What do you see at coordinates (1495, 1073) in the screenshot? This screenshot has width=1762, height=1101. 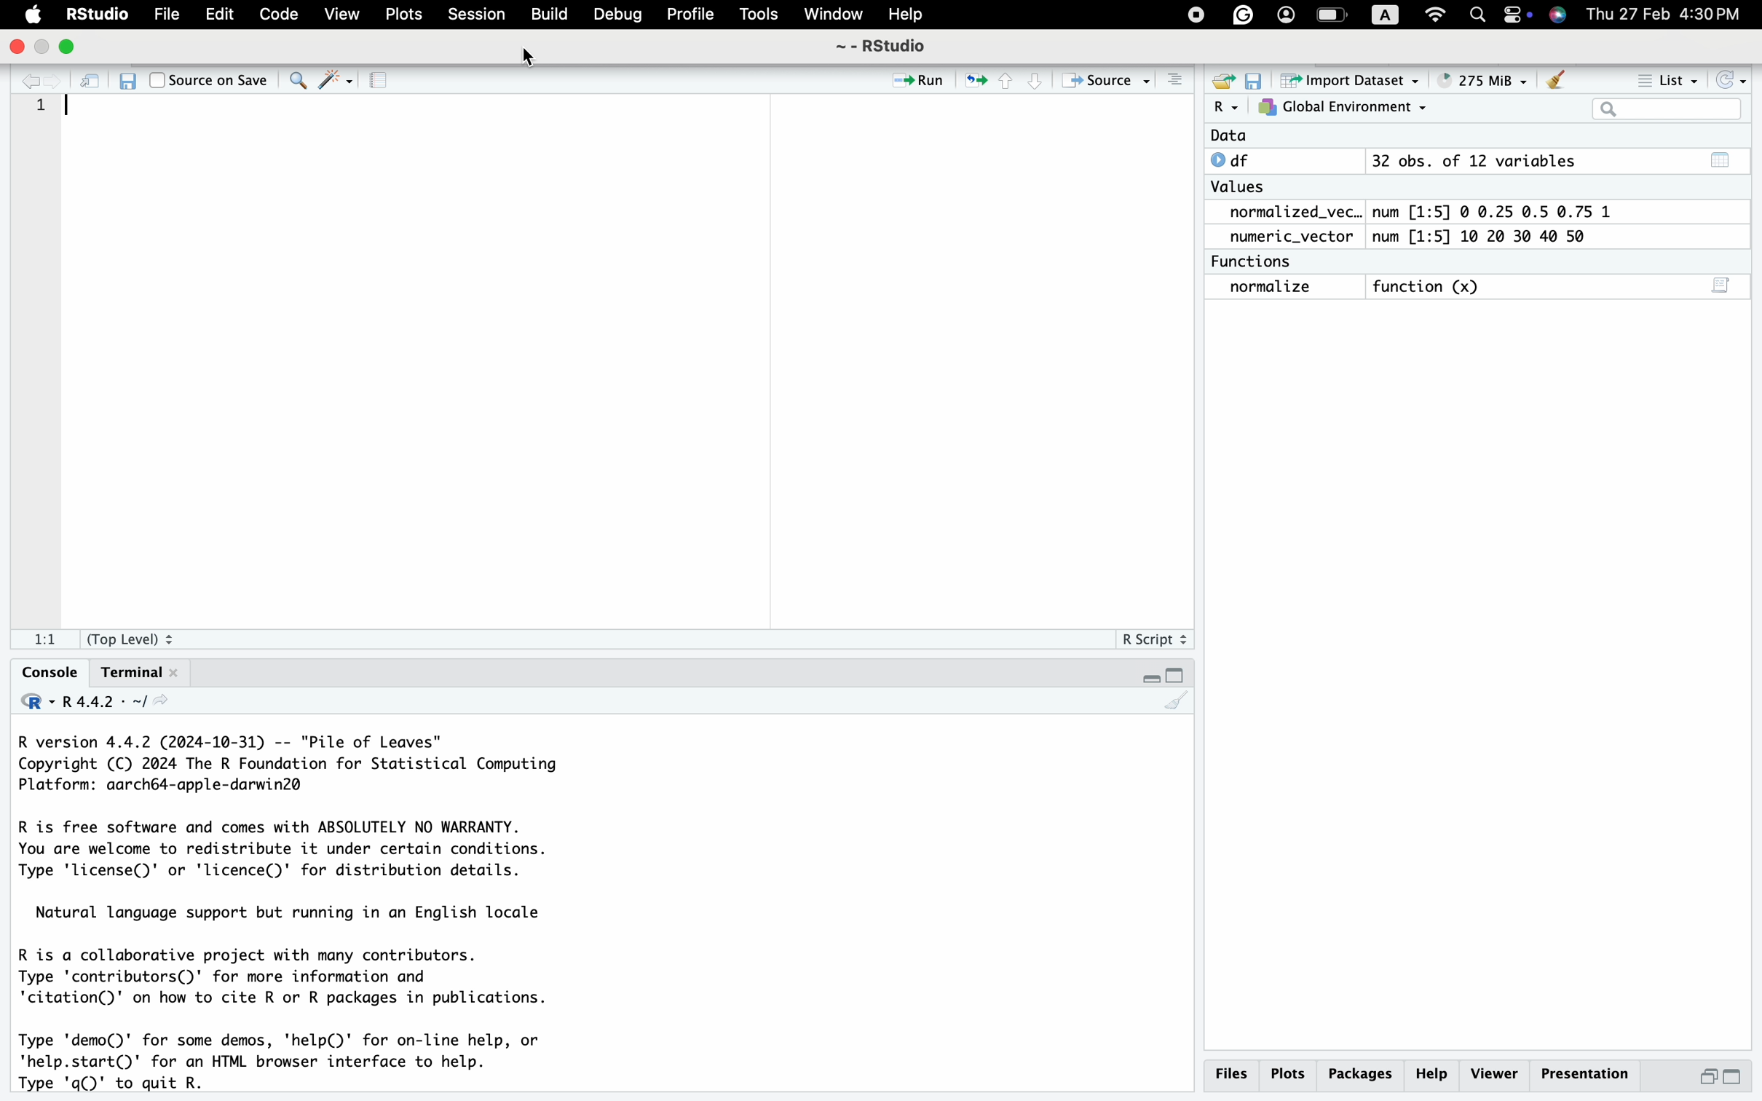 I see `viewer` at bounding box center [1495, 1073].